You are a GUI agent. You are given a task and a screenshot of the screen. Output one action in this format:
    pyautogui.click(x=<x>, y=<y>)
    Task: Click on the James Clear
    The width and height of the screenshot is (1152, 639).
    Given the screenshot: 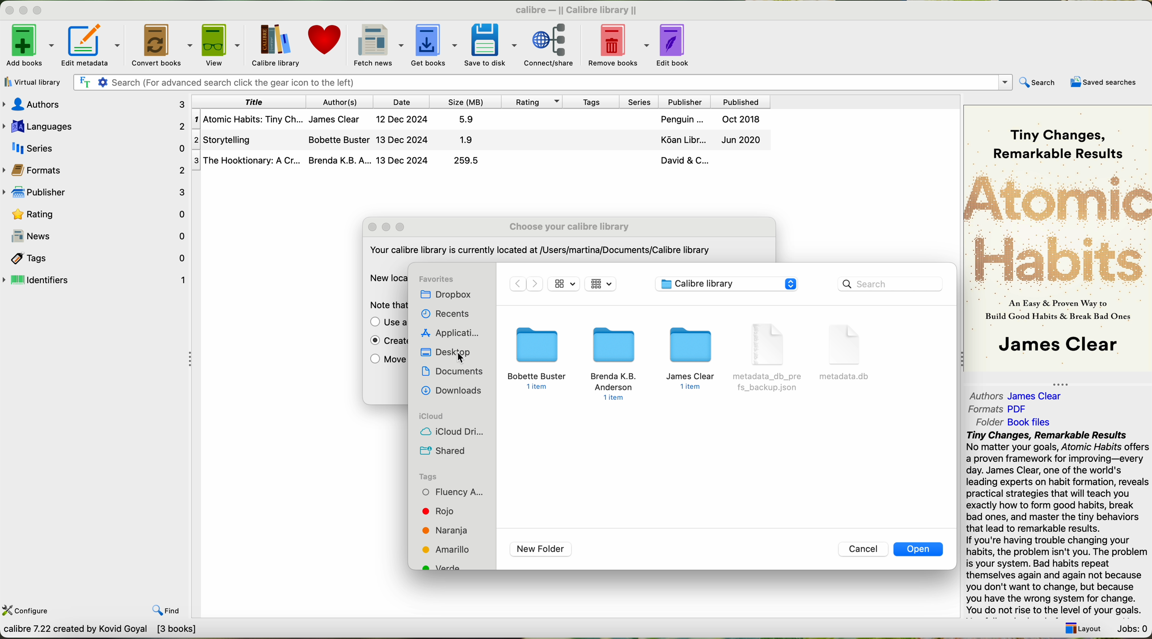 What is the action you would take?
    pyautogui.click(x=1057, y=346)
    